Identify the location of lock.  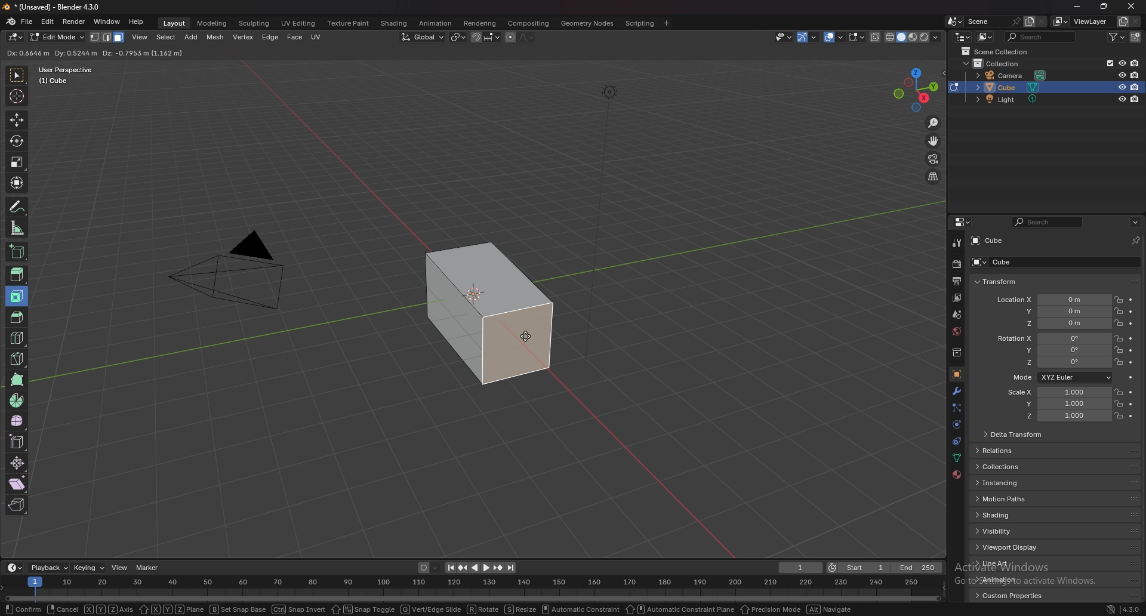
(1119, 324).